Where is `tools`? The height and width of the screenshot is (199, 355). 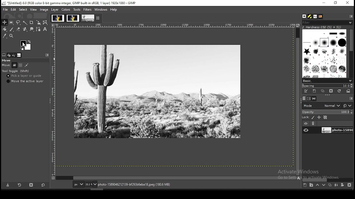 tools is located at coordinates (77, 9).